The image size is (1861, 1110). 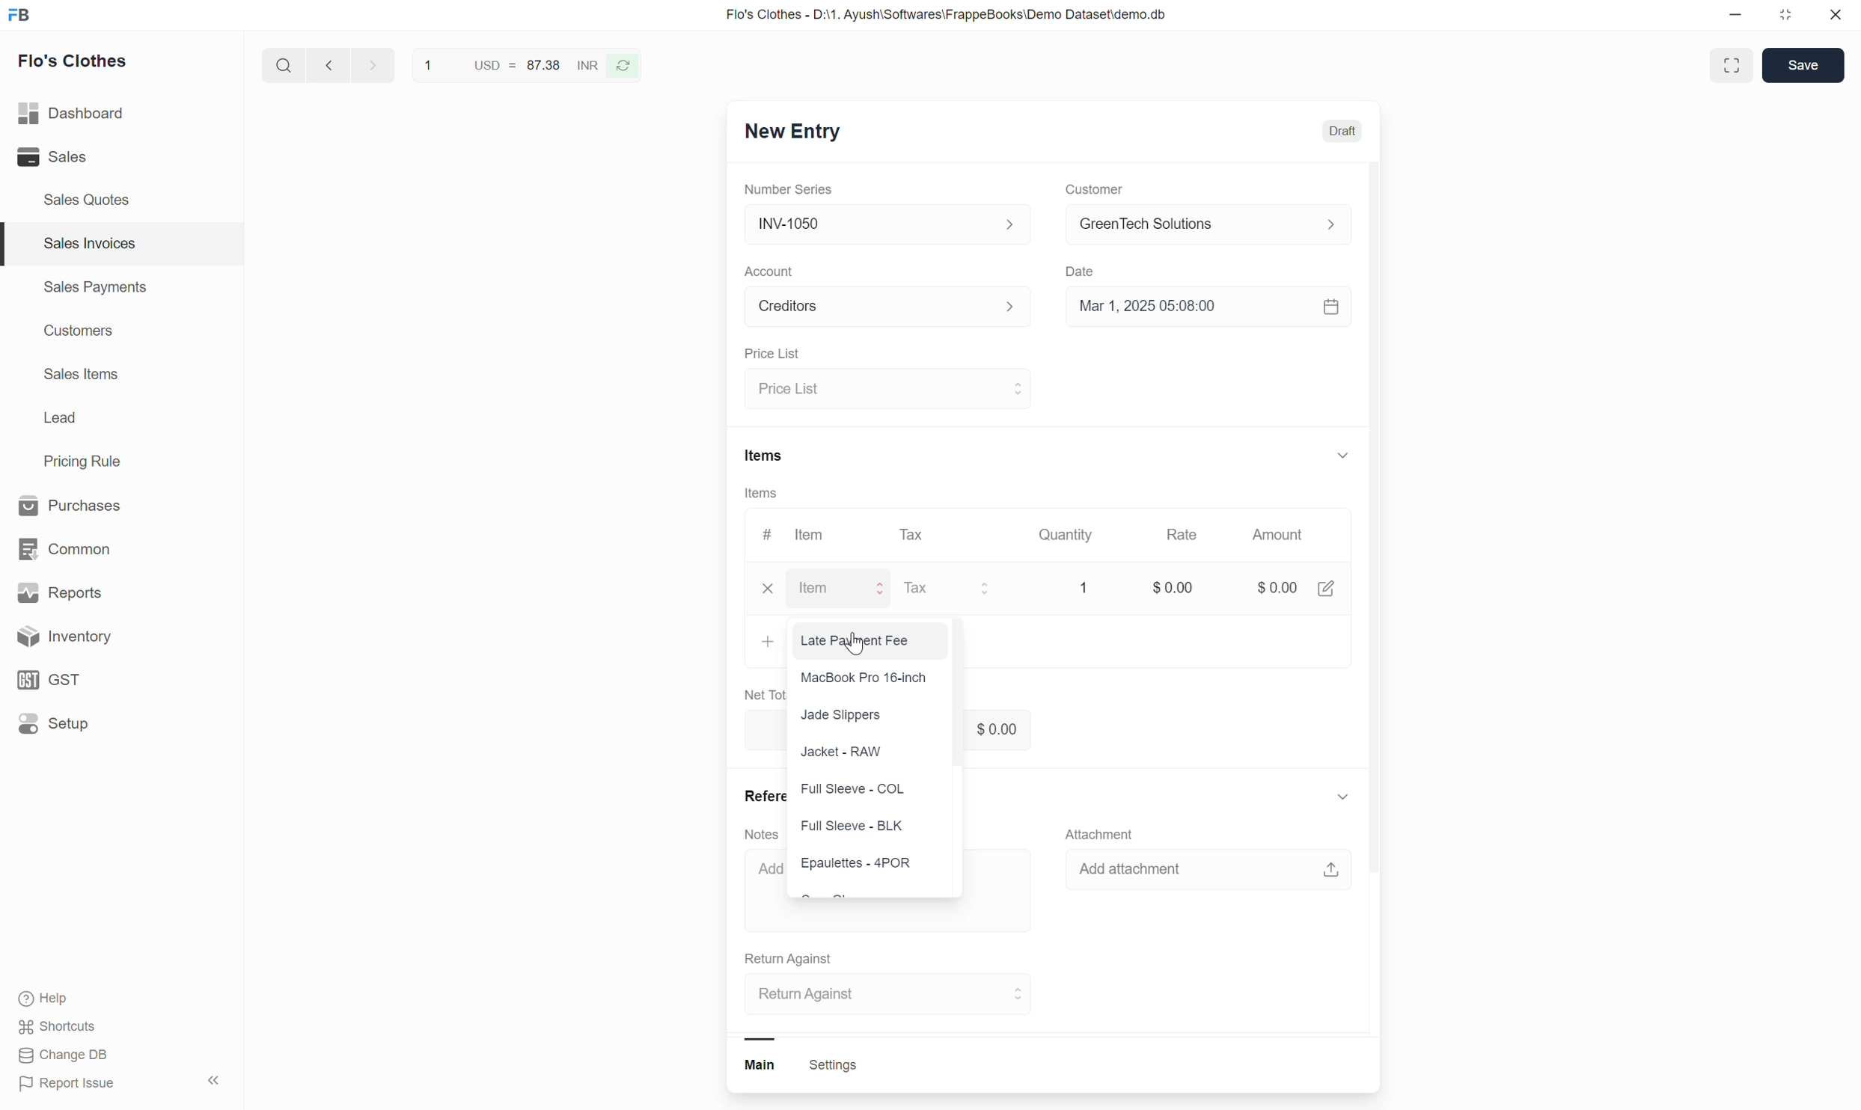 What do you see at coordinates (72, 1026) in the screenshot?
I see `shortcuts ` at bounding box center [72, 1026].